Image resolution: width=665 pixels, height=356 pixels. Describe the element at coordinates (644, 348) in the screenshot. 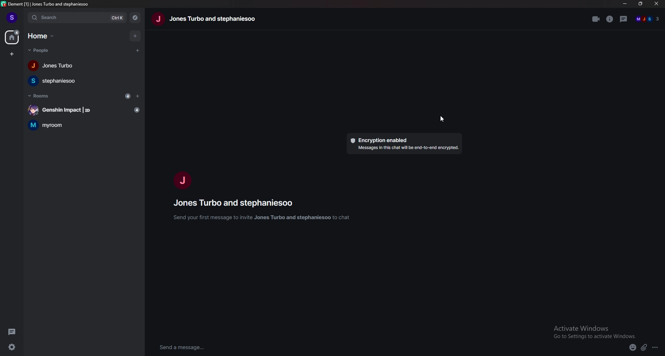

I see `attachments` at that location.